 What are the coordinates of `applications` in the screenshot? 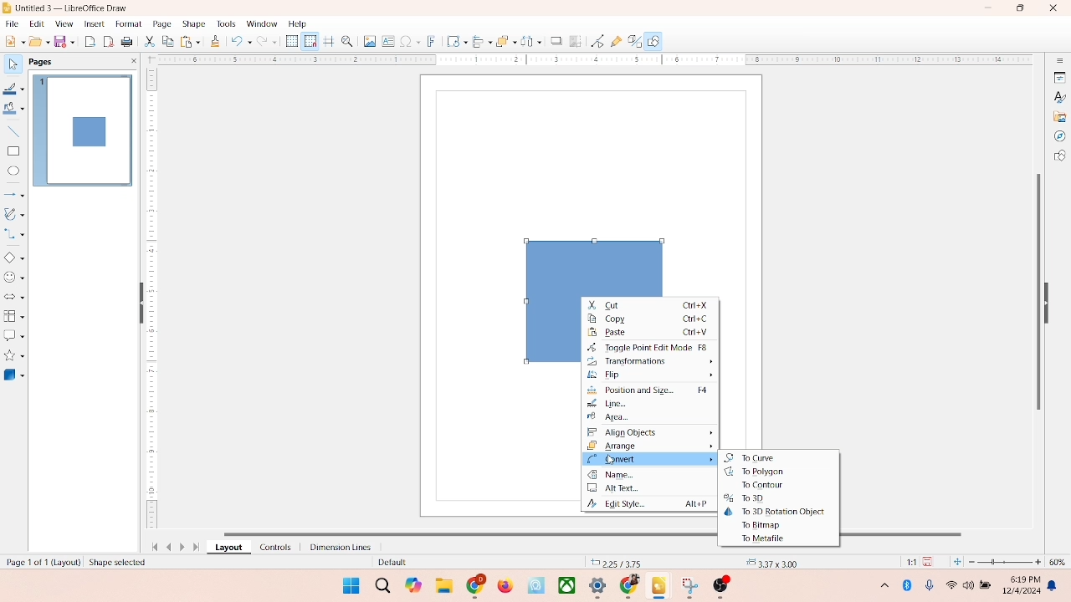 It's located at (603, 587).